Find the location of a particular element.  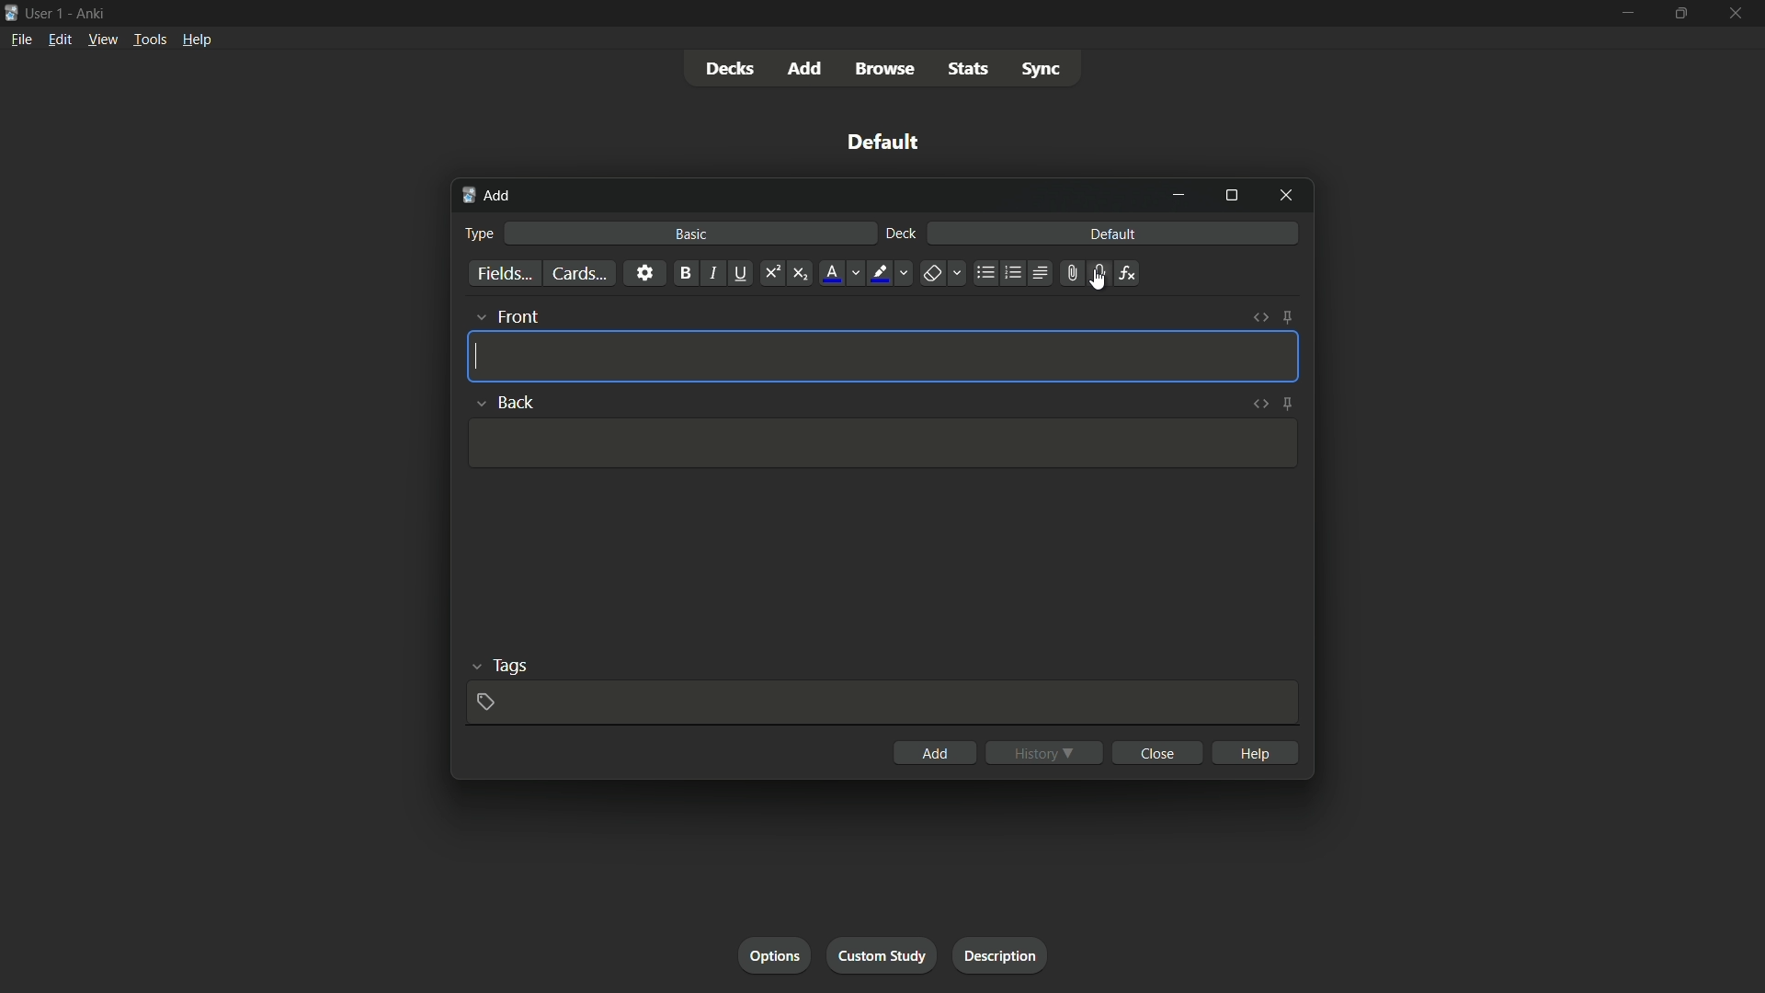

help menu is located at coordinates (196, 40).